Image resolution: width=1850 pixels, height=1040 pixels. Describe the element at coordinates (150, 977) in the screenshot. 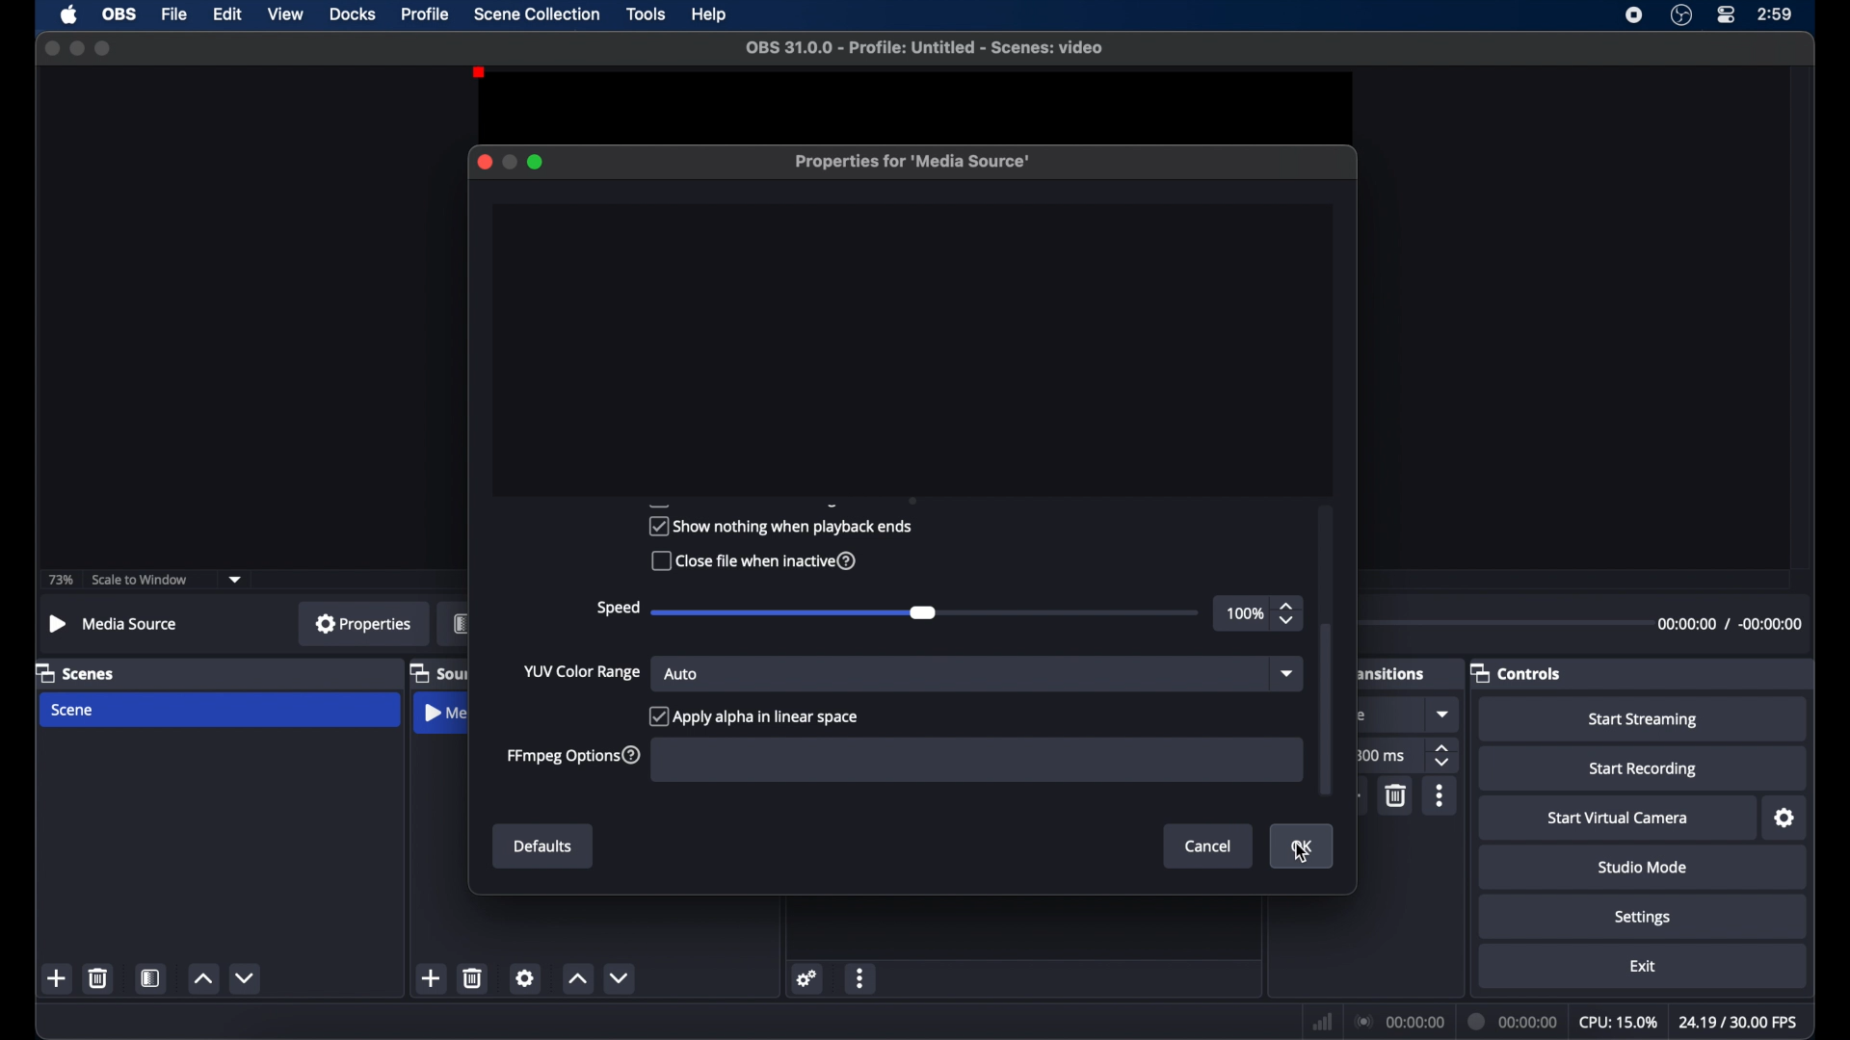

I see `scene filters` at that location.